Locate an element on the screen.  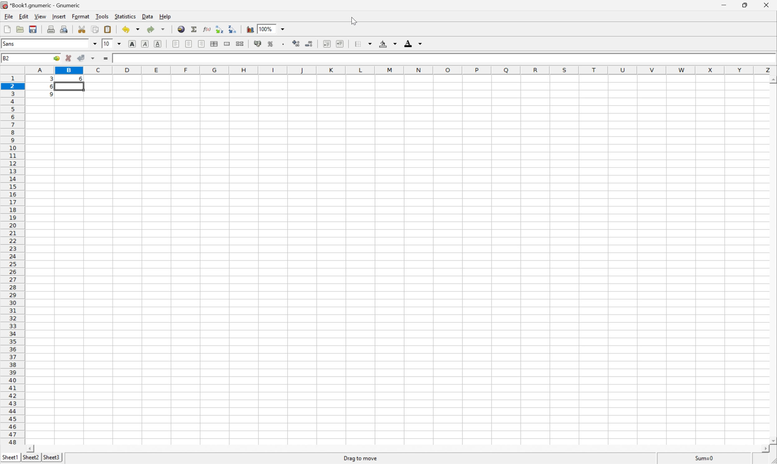
Merge a range of cells is located at coordinates (227, 44).